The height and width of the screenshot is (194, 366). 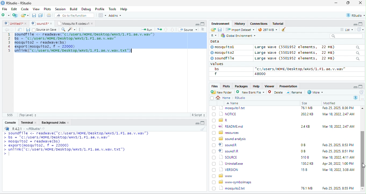 I want to click on Session, so click(x=60, y=9).